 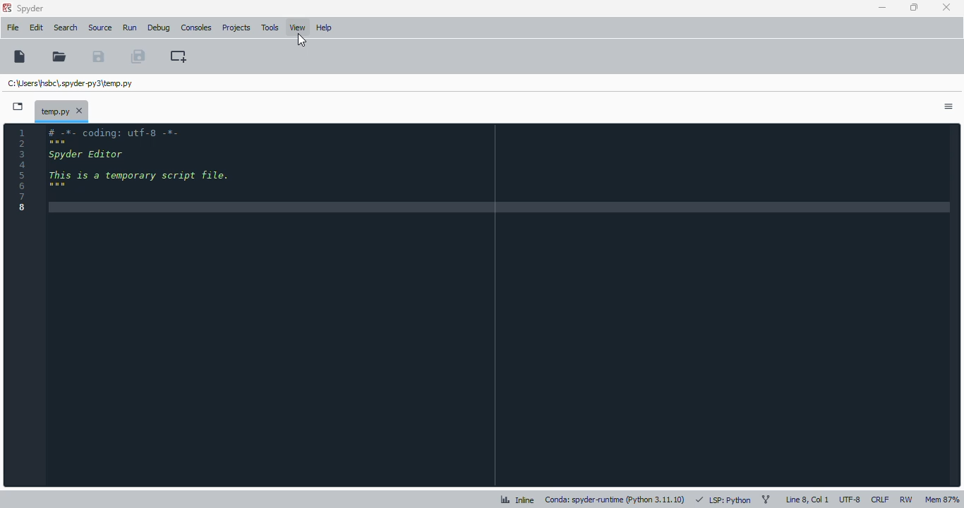 What do you see at coordinates (159, 28) in the screenshot?
I see `debug` at bounding box center [159, 28].